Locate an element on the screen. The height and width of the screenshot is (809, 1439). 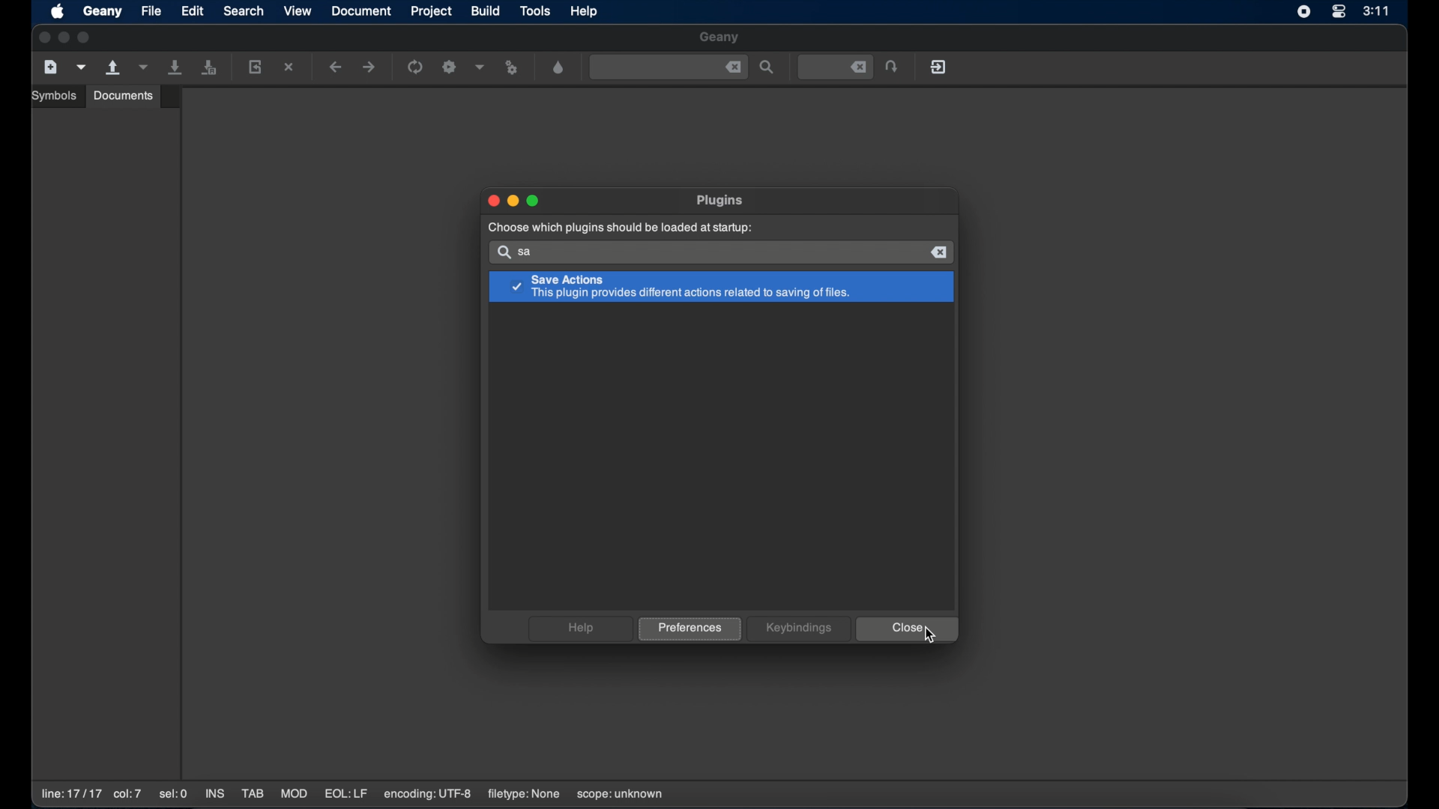
apple icon is located at coordinates (59, 13).